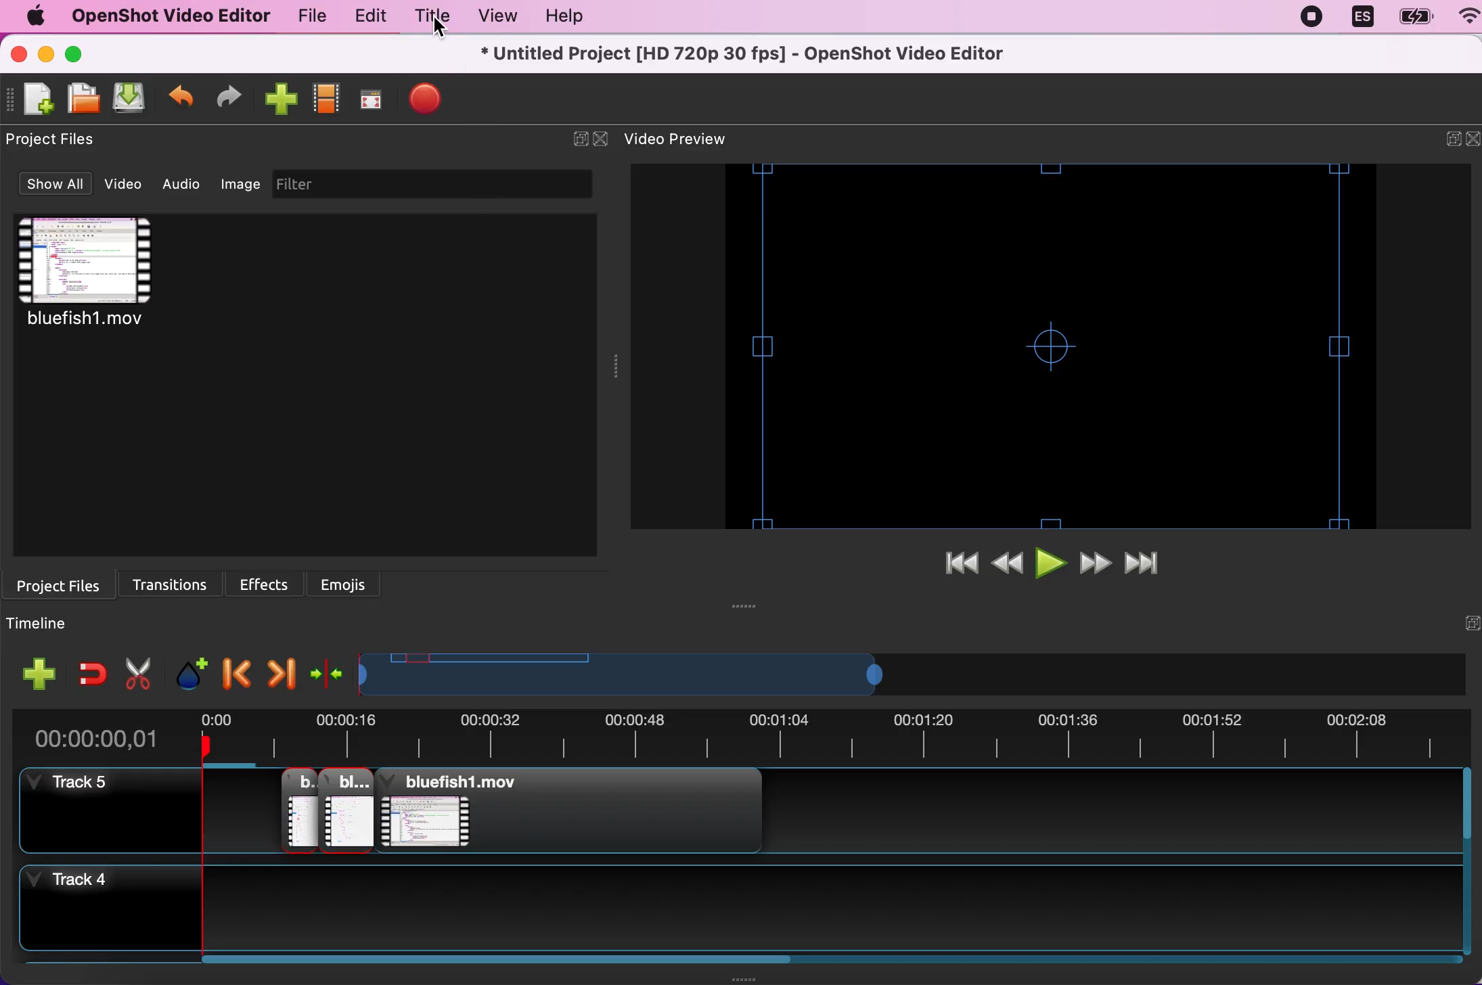  Describe the element at coordinates (164, 16) in the screenshot. I see `openshot video editor` at that location.